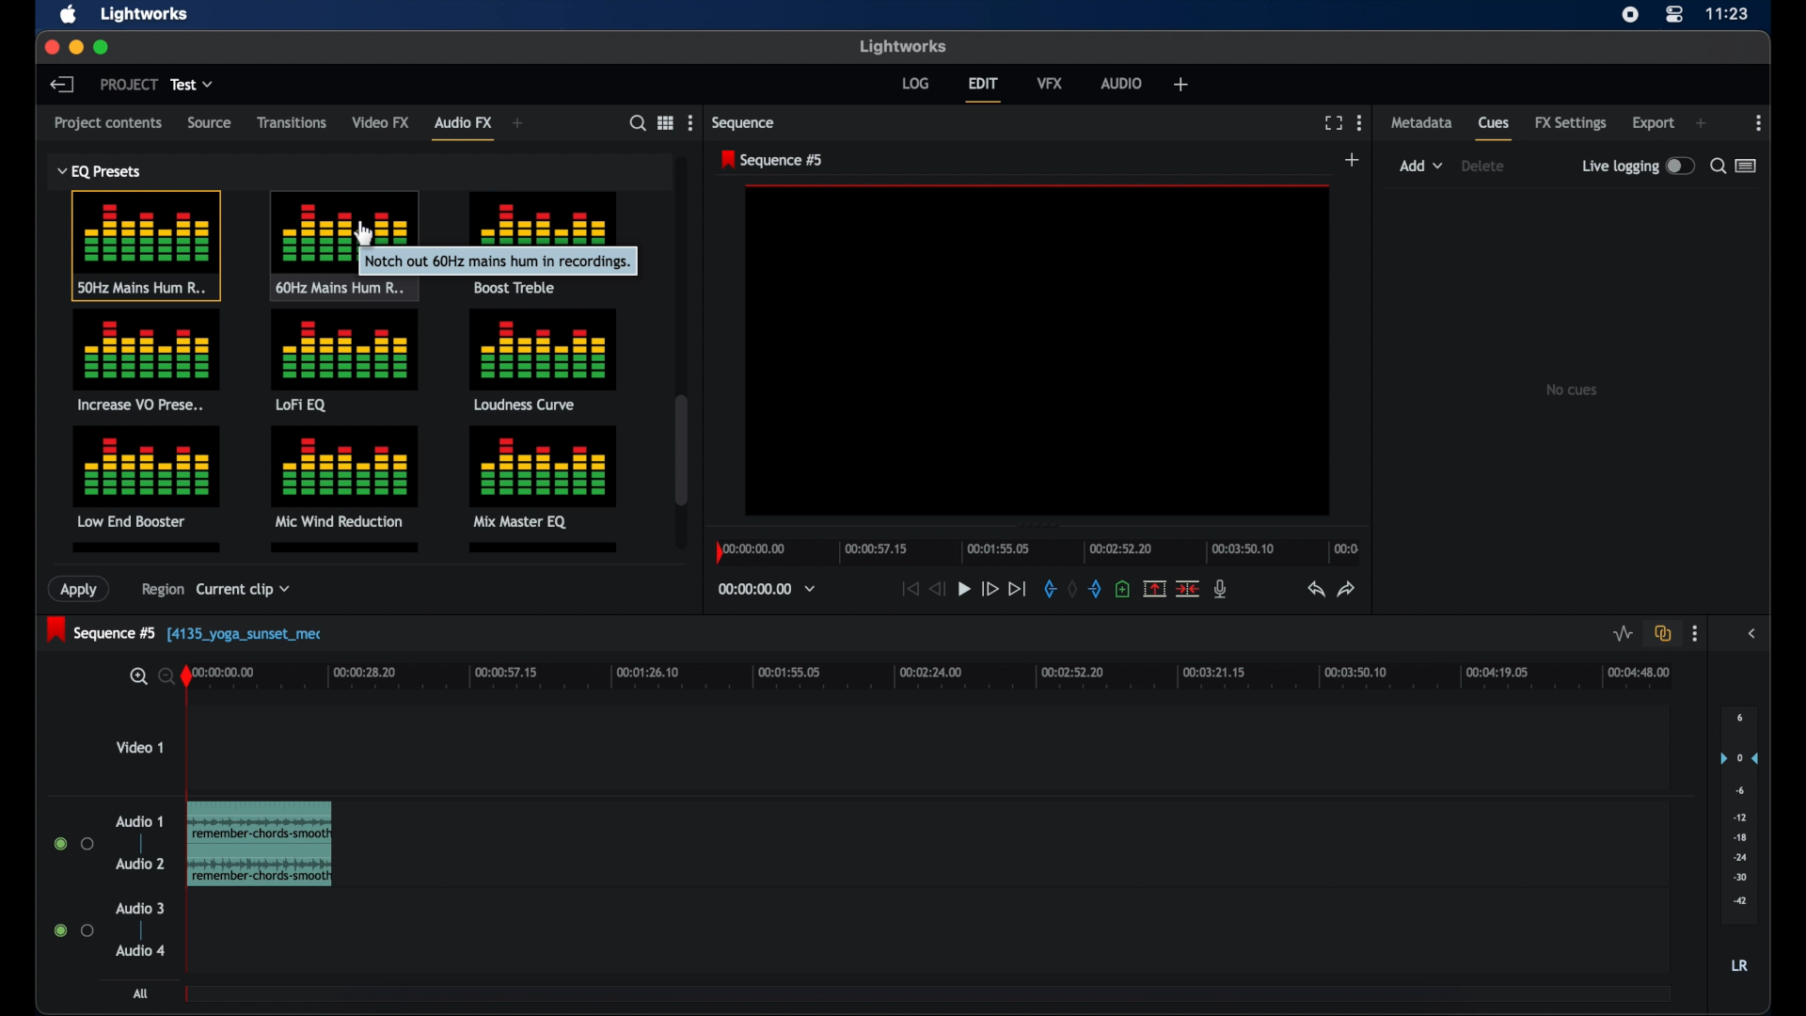 The image size is (1806, 1016). What do you see at coordinates (343, 245) in the screenshot?
I see `60hz` at bounding box center [343, 245].